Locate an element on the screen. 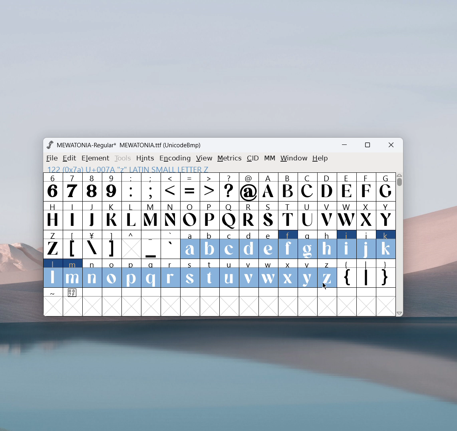 The width and height of the screenshot is (457, 431). T is located at coordinates (288, 216).